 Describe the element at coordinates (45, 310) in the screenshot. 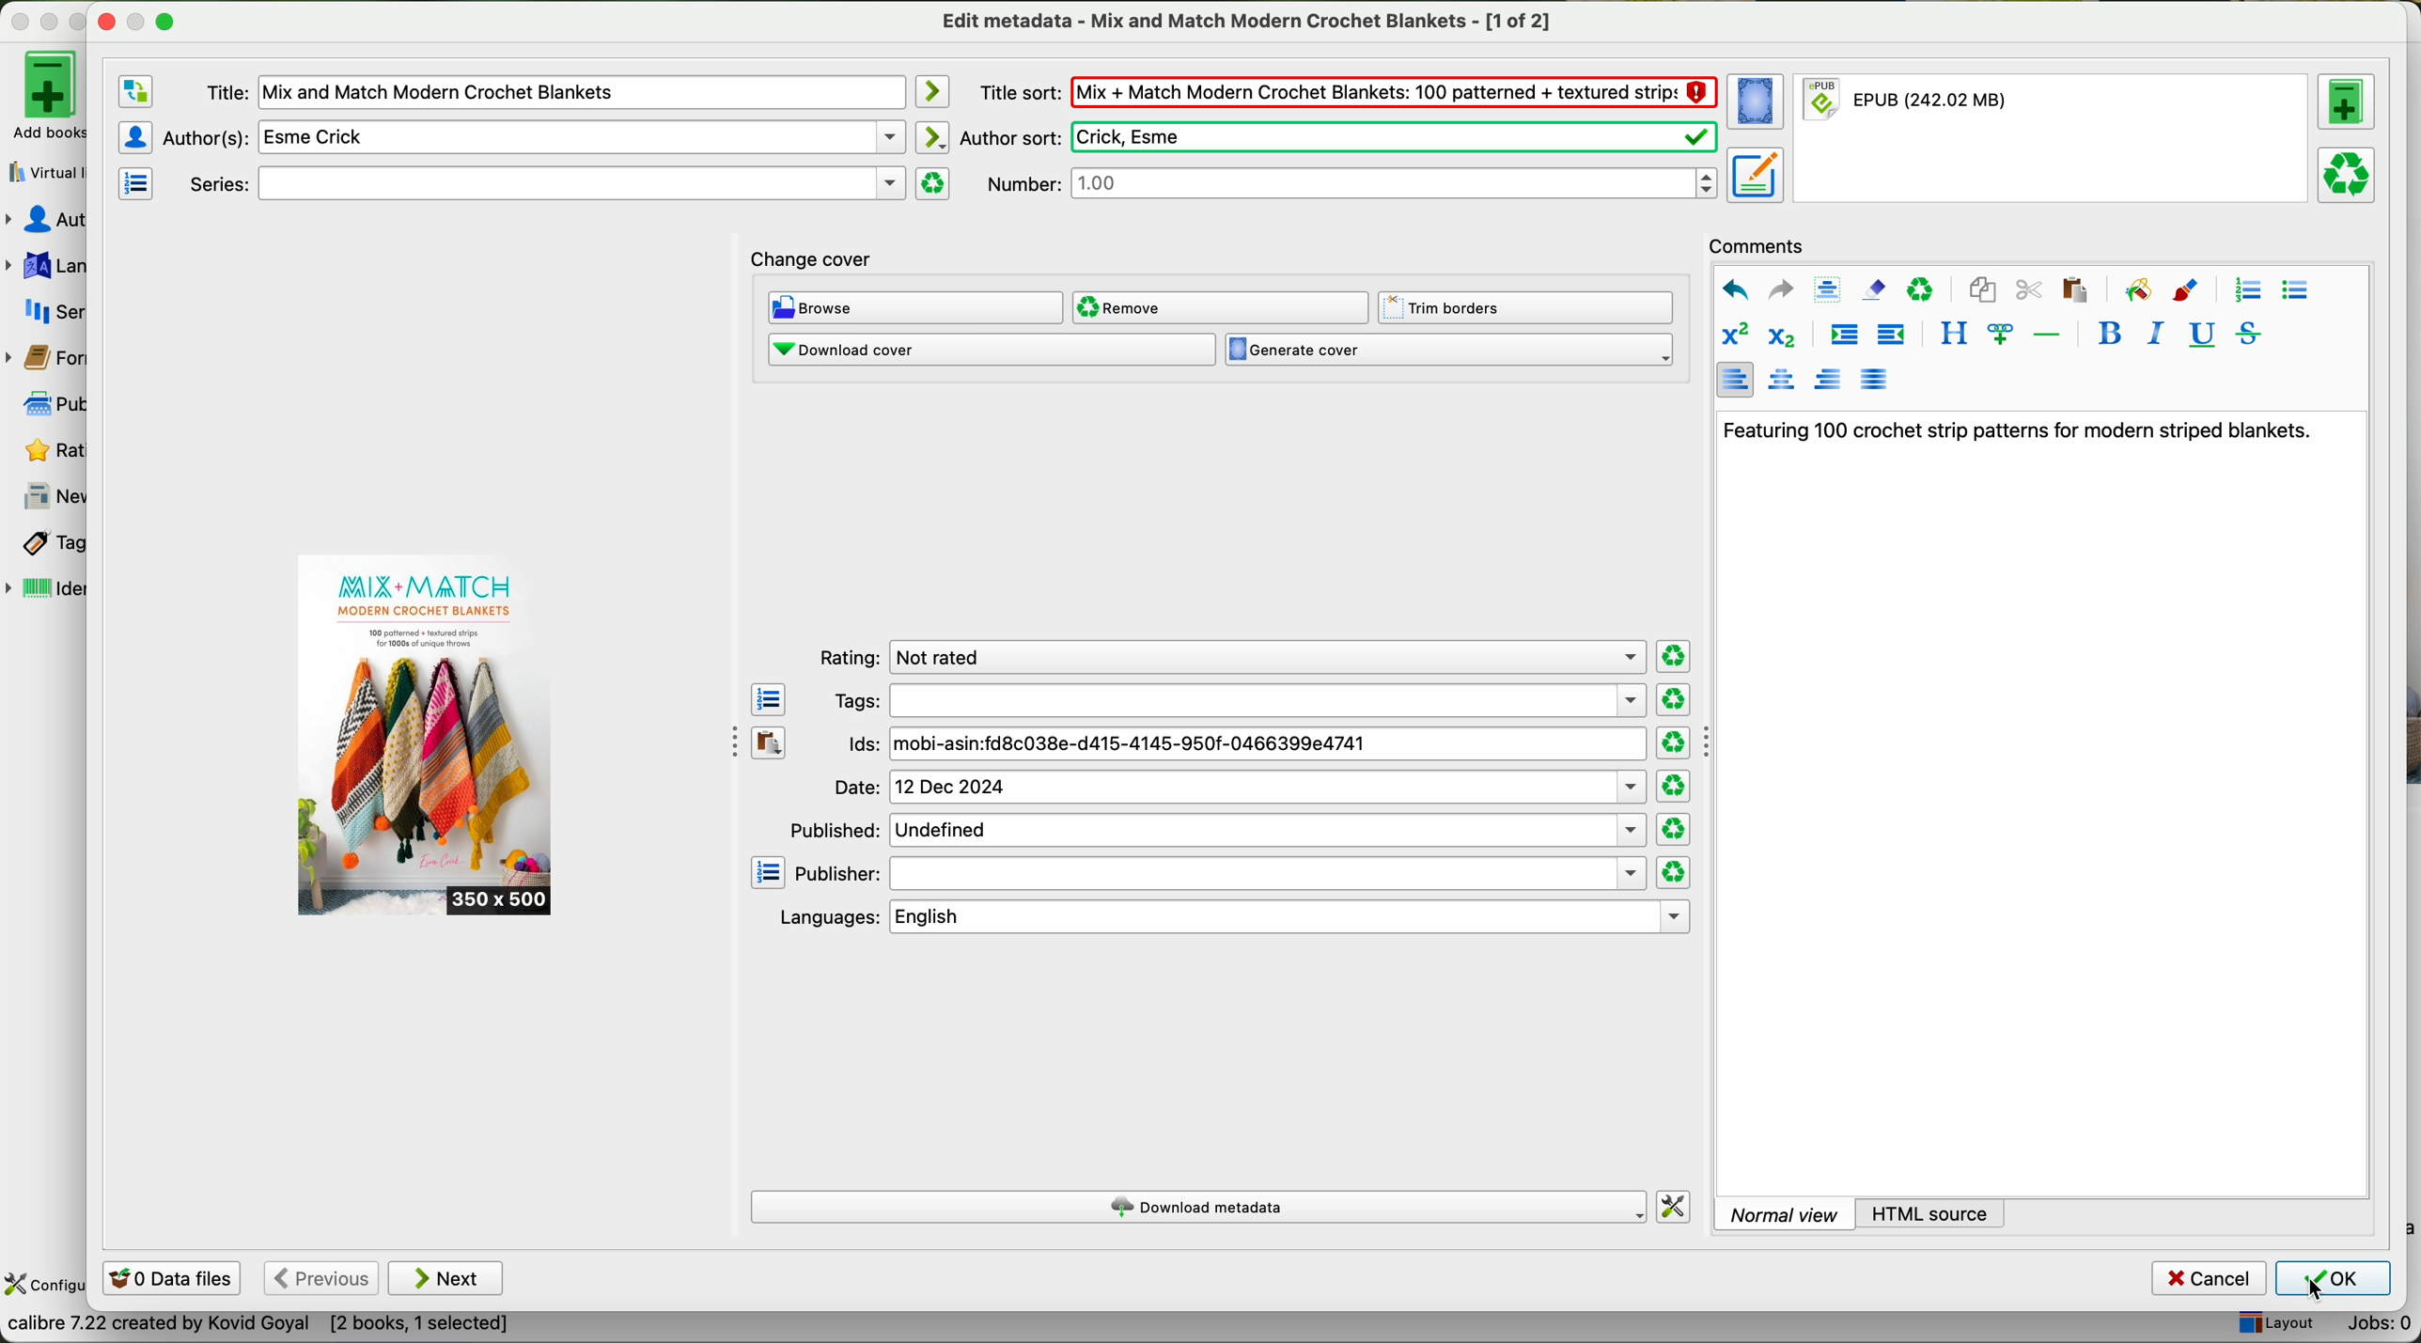

I see `series` at that location.